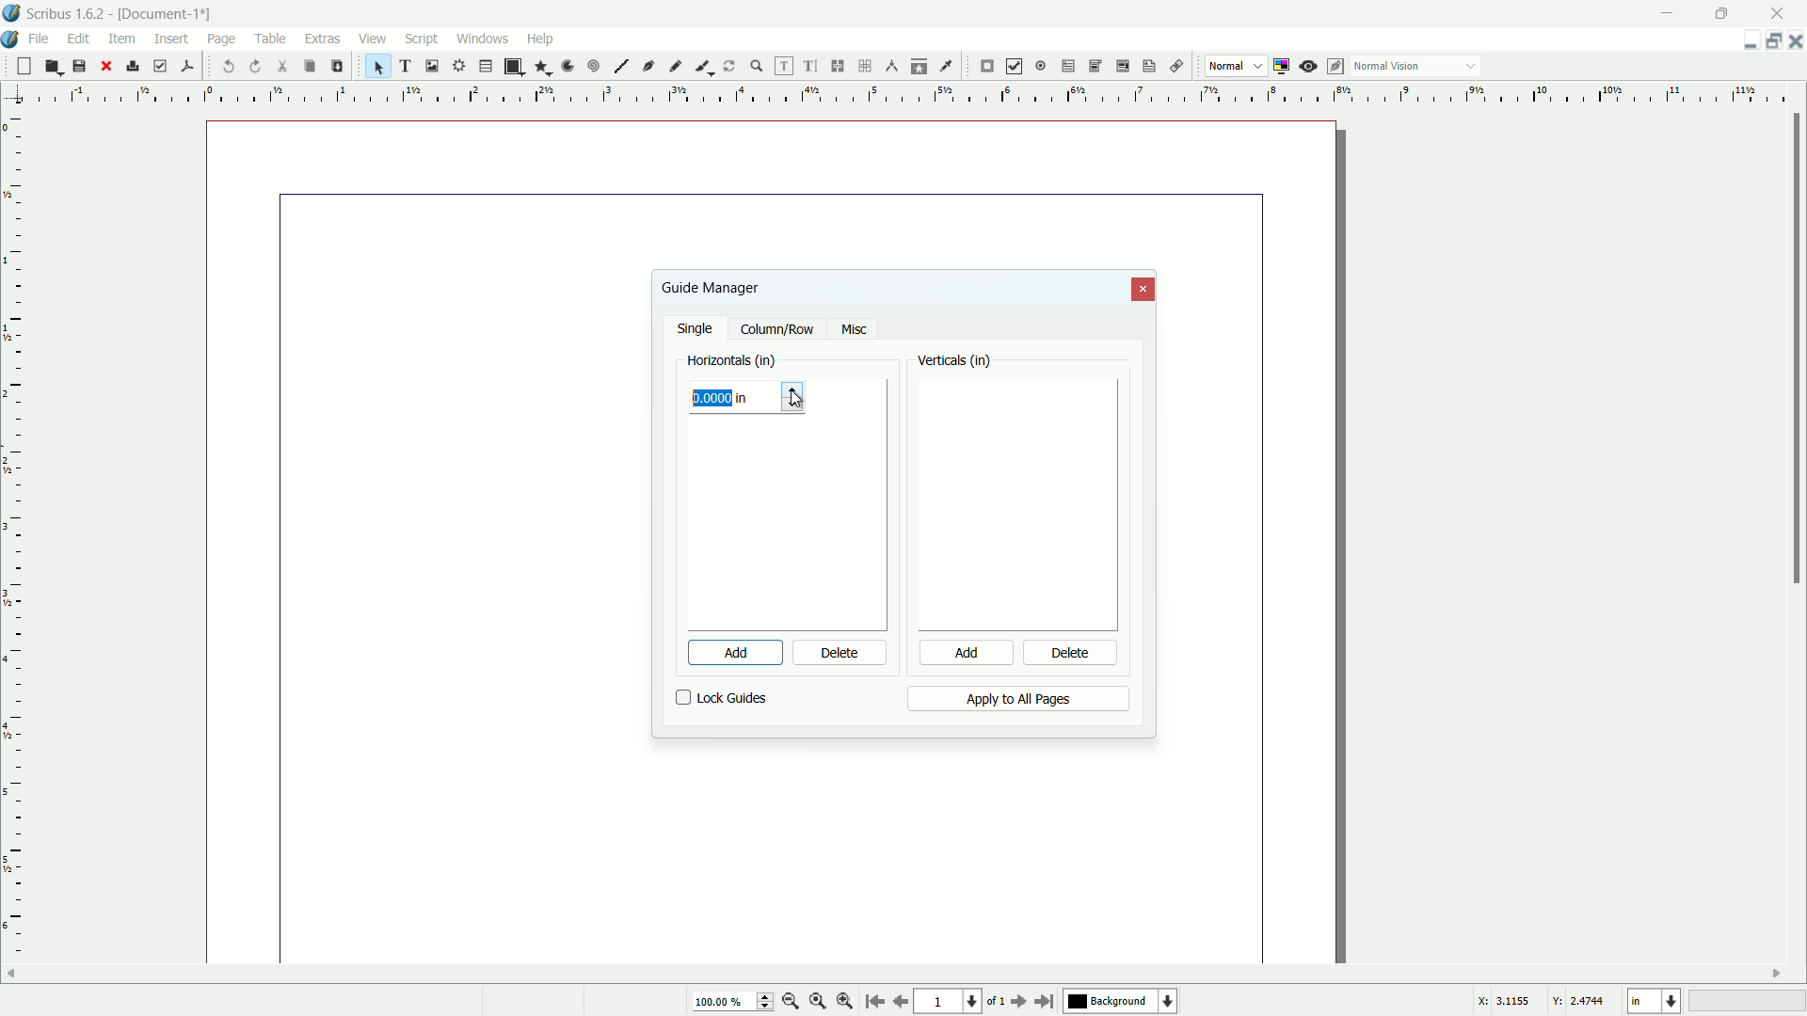 The image size is (1807, 1016). Describe the element at coordinates (854, 330) in the screenshot. I see `misc` at that location.